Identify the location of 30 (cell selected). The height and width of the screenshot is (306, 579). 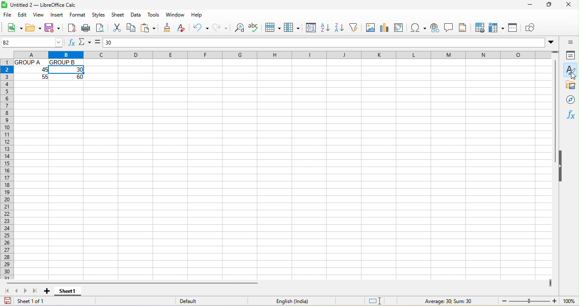
(68, 70).